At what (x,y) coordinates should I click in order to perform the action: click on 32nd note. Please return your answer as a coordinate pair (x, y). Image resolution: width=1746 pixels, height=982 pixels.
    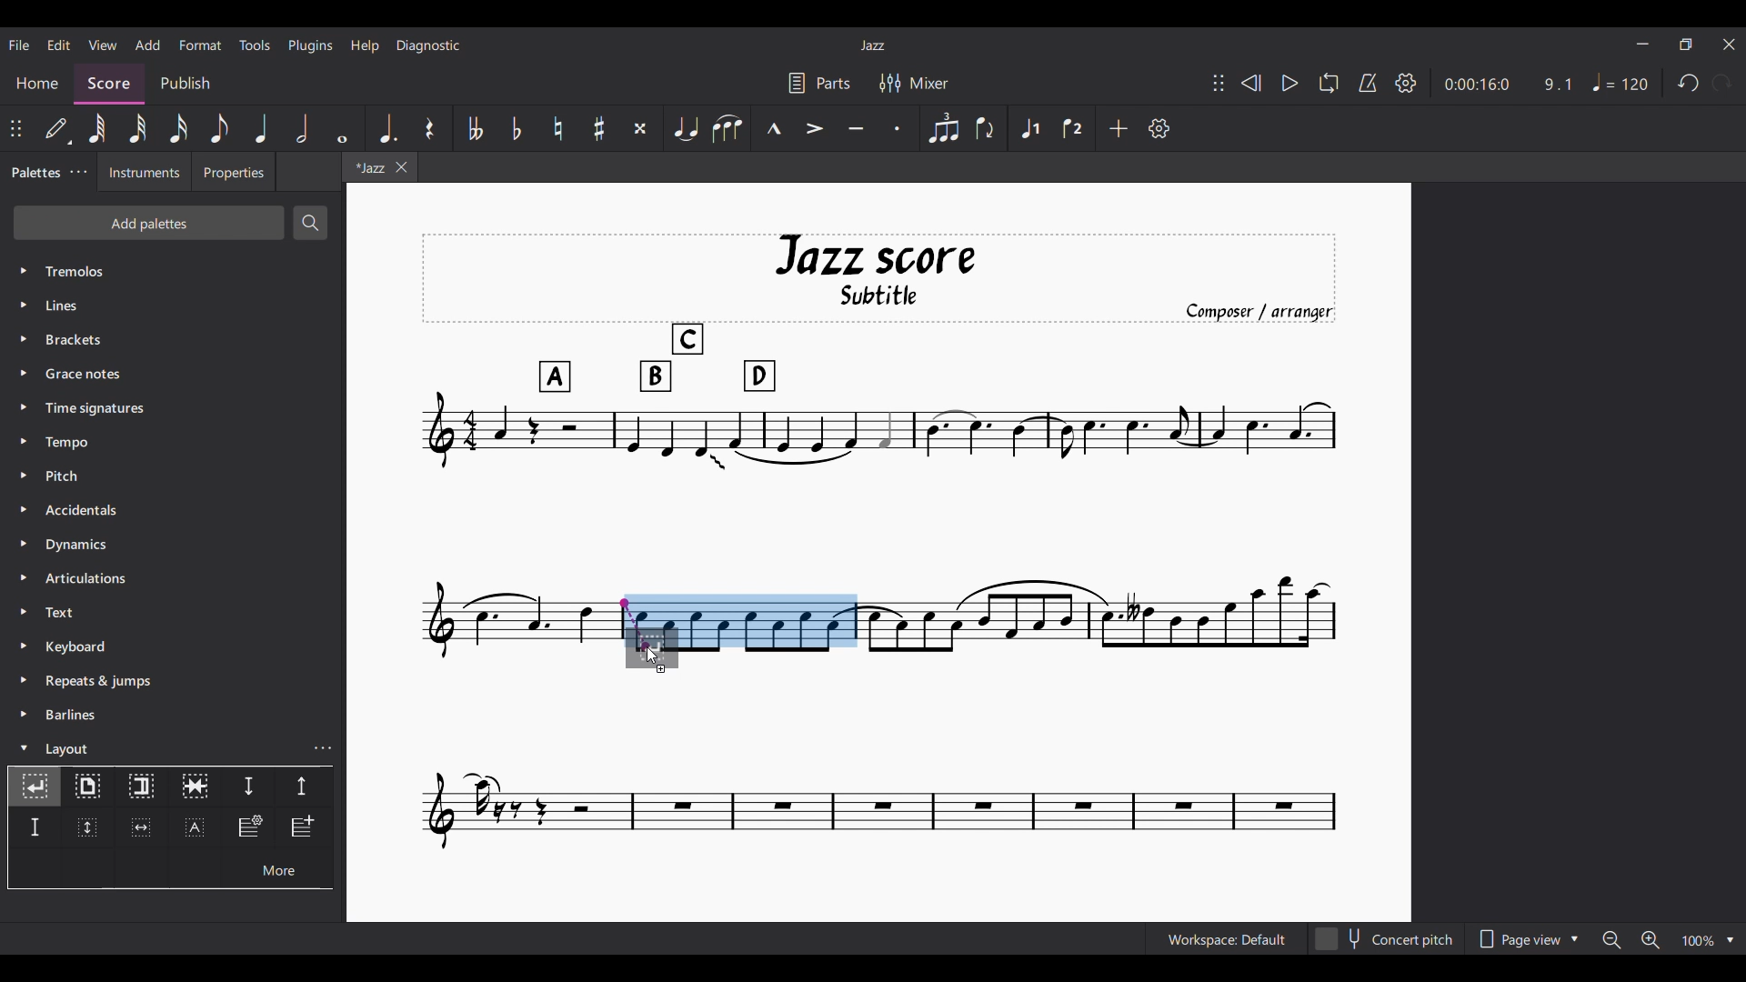
    Looking at the image, I should click on (138, 128).